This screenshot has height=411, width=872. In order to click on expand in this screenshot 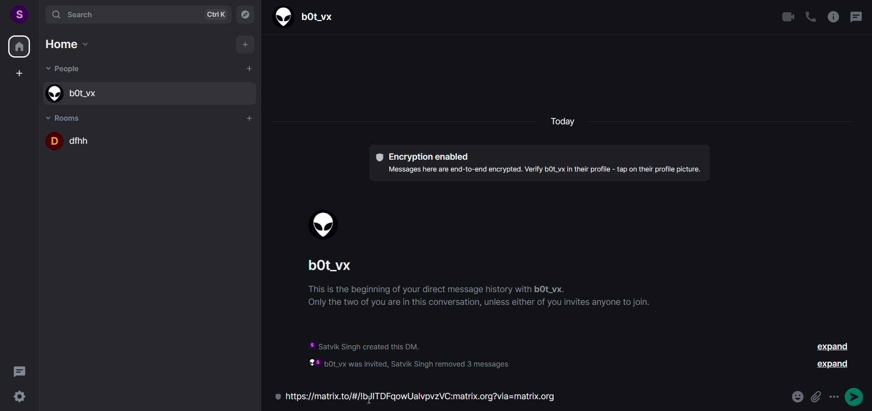, I will do `click(832, 364)`.